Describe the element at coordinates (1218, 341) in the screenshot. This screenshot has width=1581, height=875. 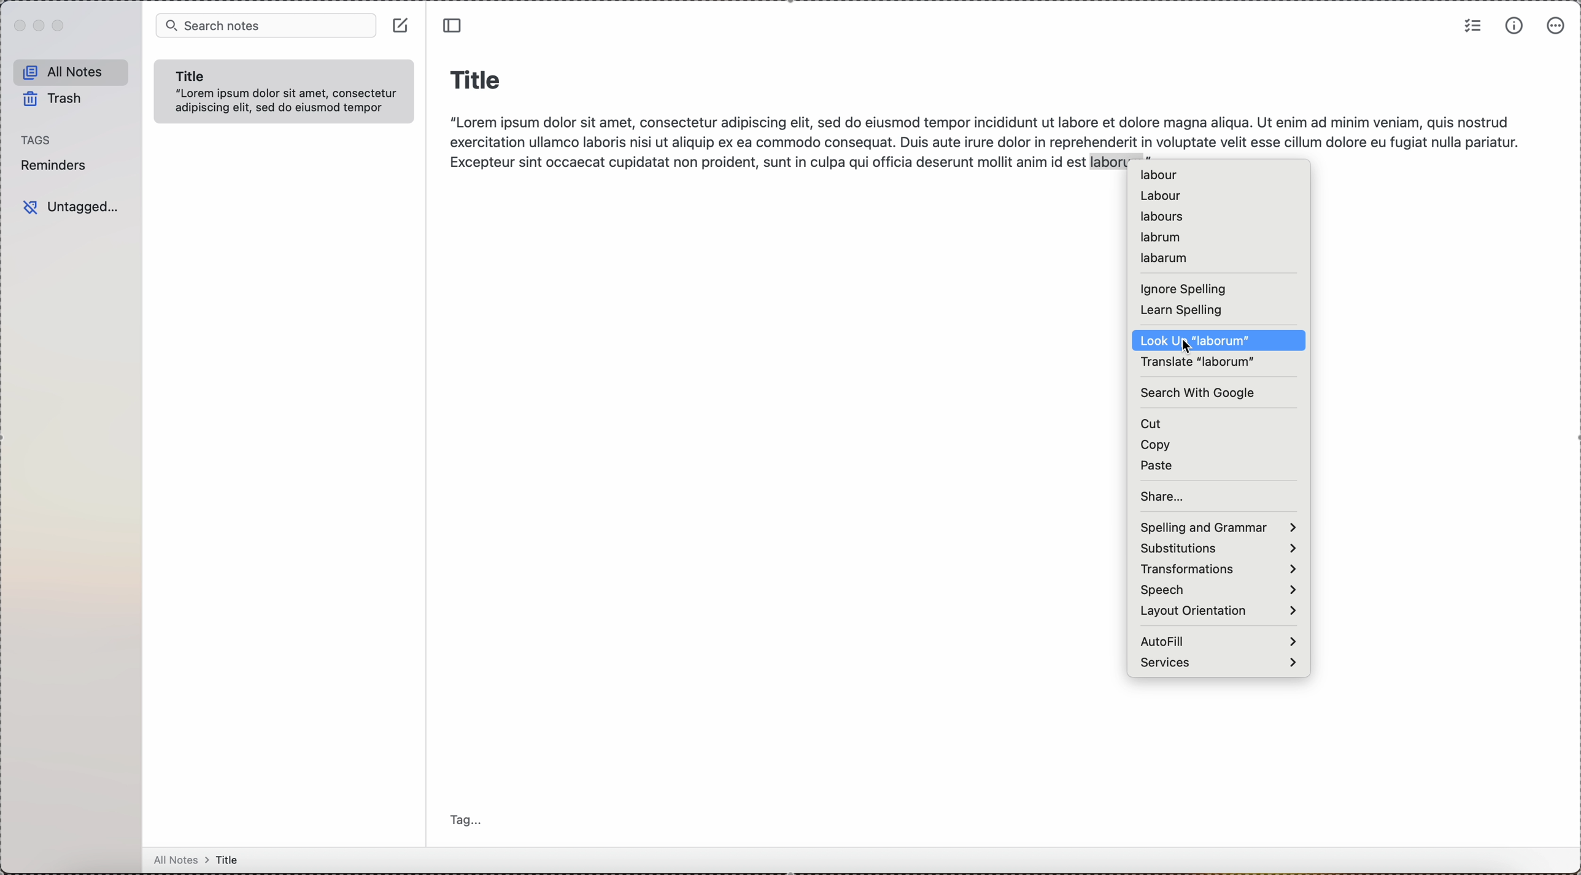
I see `click on look up` at that location.